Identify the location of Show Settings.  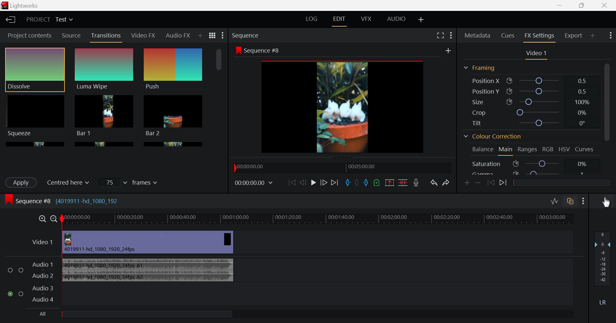
(223, 35).